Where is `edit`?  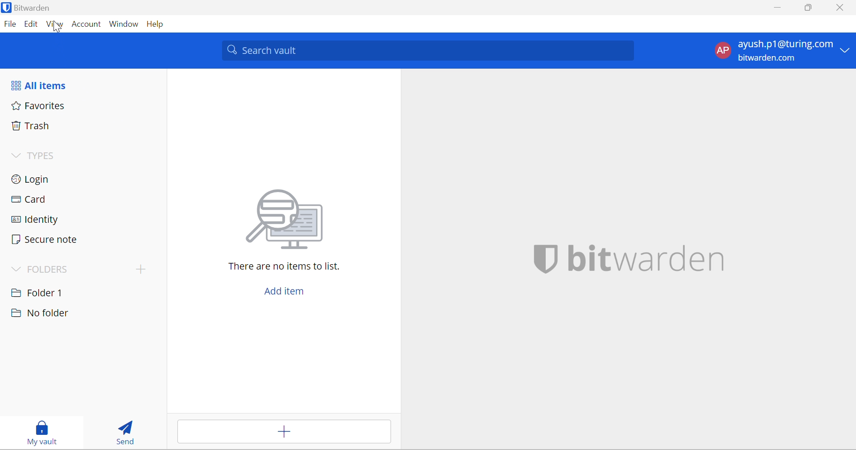
edit is located at coordinates (30, 25).